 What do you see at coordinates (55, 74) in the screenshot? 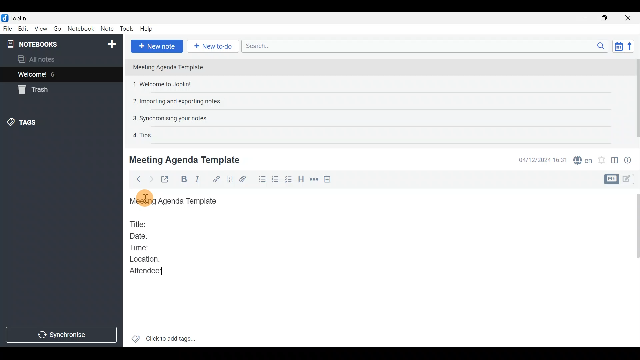
I see `6` at bounding box center [55, 74].